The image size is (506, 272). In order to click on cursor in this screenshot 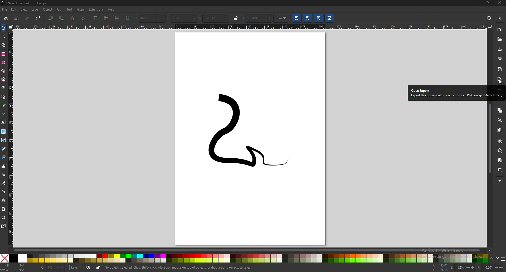, I will do `click(499, 82)`.